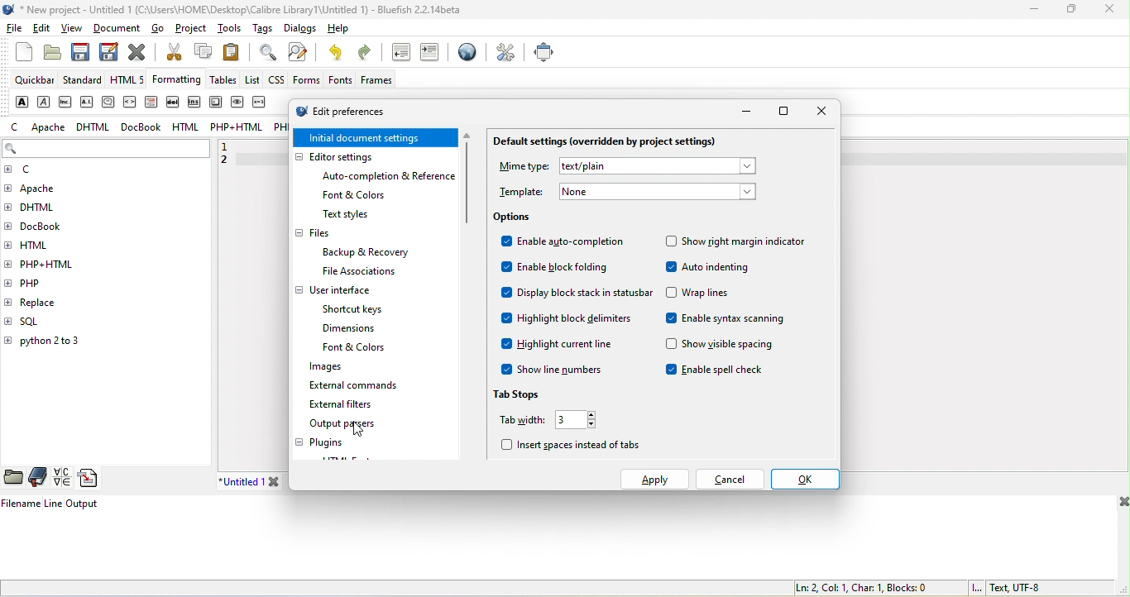  What do you see at coordinates (731, 321) in the screenshot?
I see `enable syntax scaning` at bounding box center [731, 321].